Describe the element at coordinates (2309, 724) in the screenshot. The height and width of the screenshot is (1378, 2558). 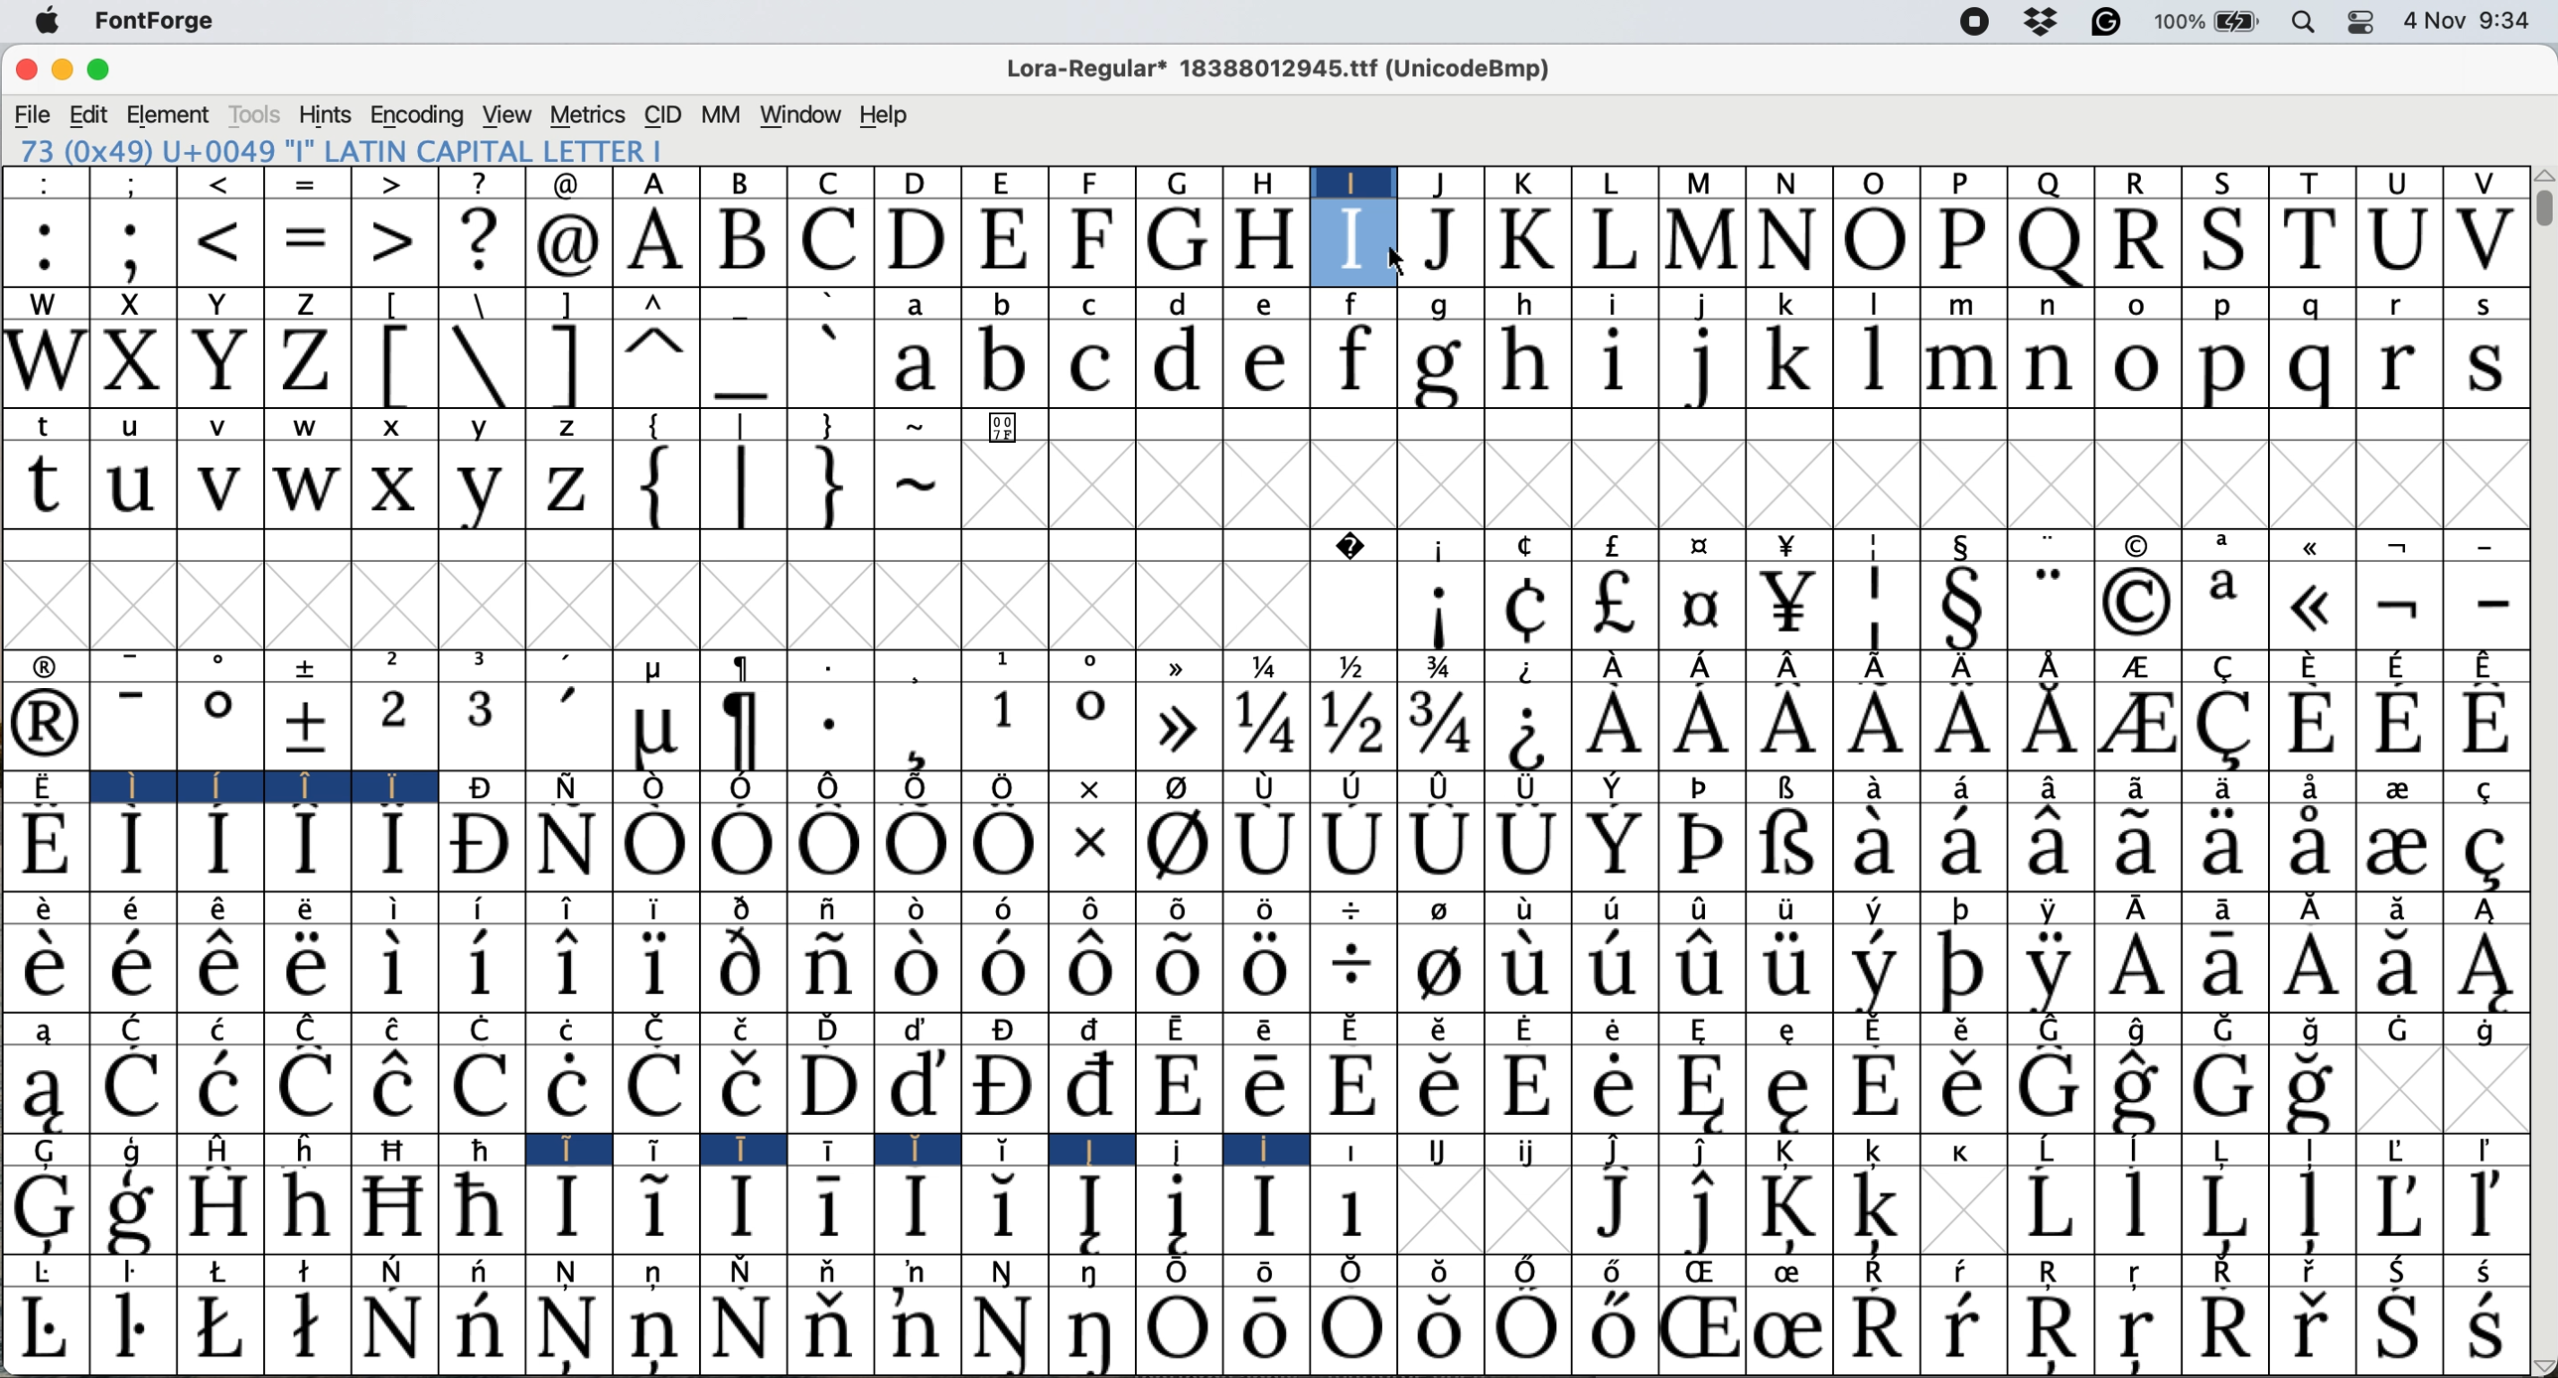
I see `Symbol` at that location.